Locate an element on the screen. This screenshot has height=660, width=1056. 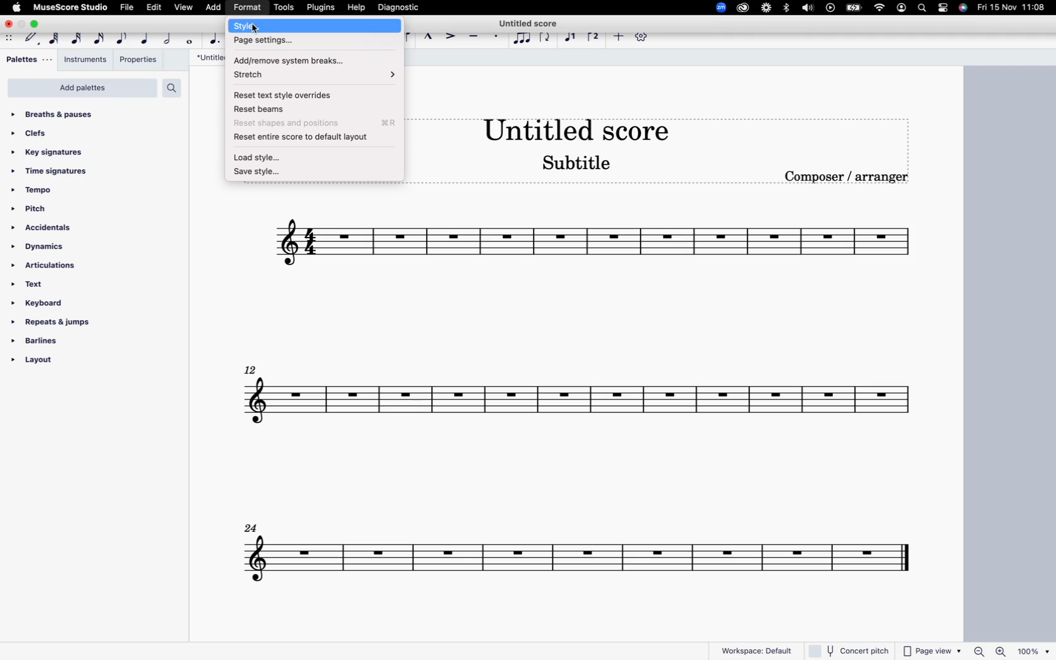
zoom out is located at coordinates (982, 649).